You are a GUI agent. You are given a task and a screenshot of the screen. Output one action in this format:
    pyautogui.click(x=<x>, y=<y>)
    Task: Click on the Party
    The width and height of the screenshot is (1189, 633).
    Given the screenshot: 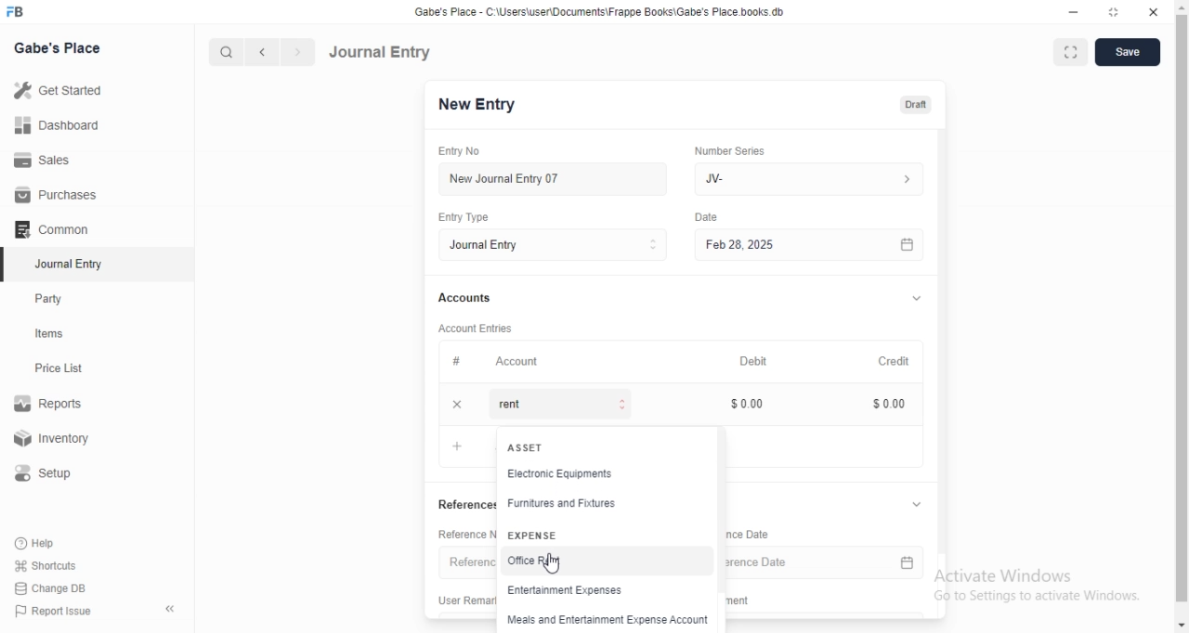 What is the action you would take?
    pyautogui.click(x=53, y=299)
    